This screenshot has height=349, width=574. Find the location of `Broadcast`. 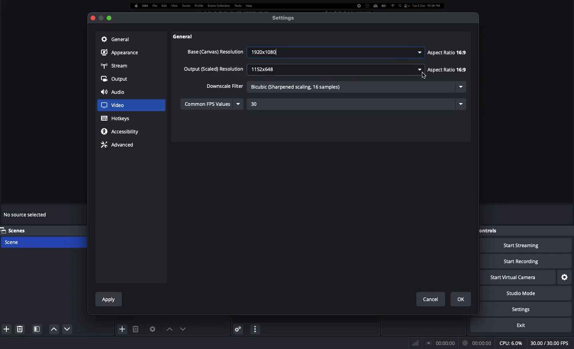

Broadcast is located at coordinates (441, 343).